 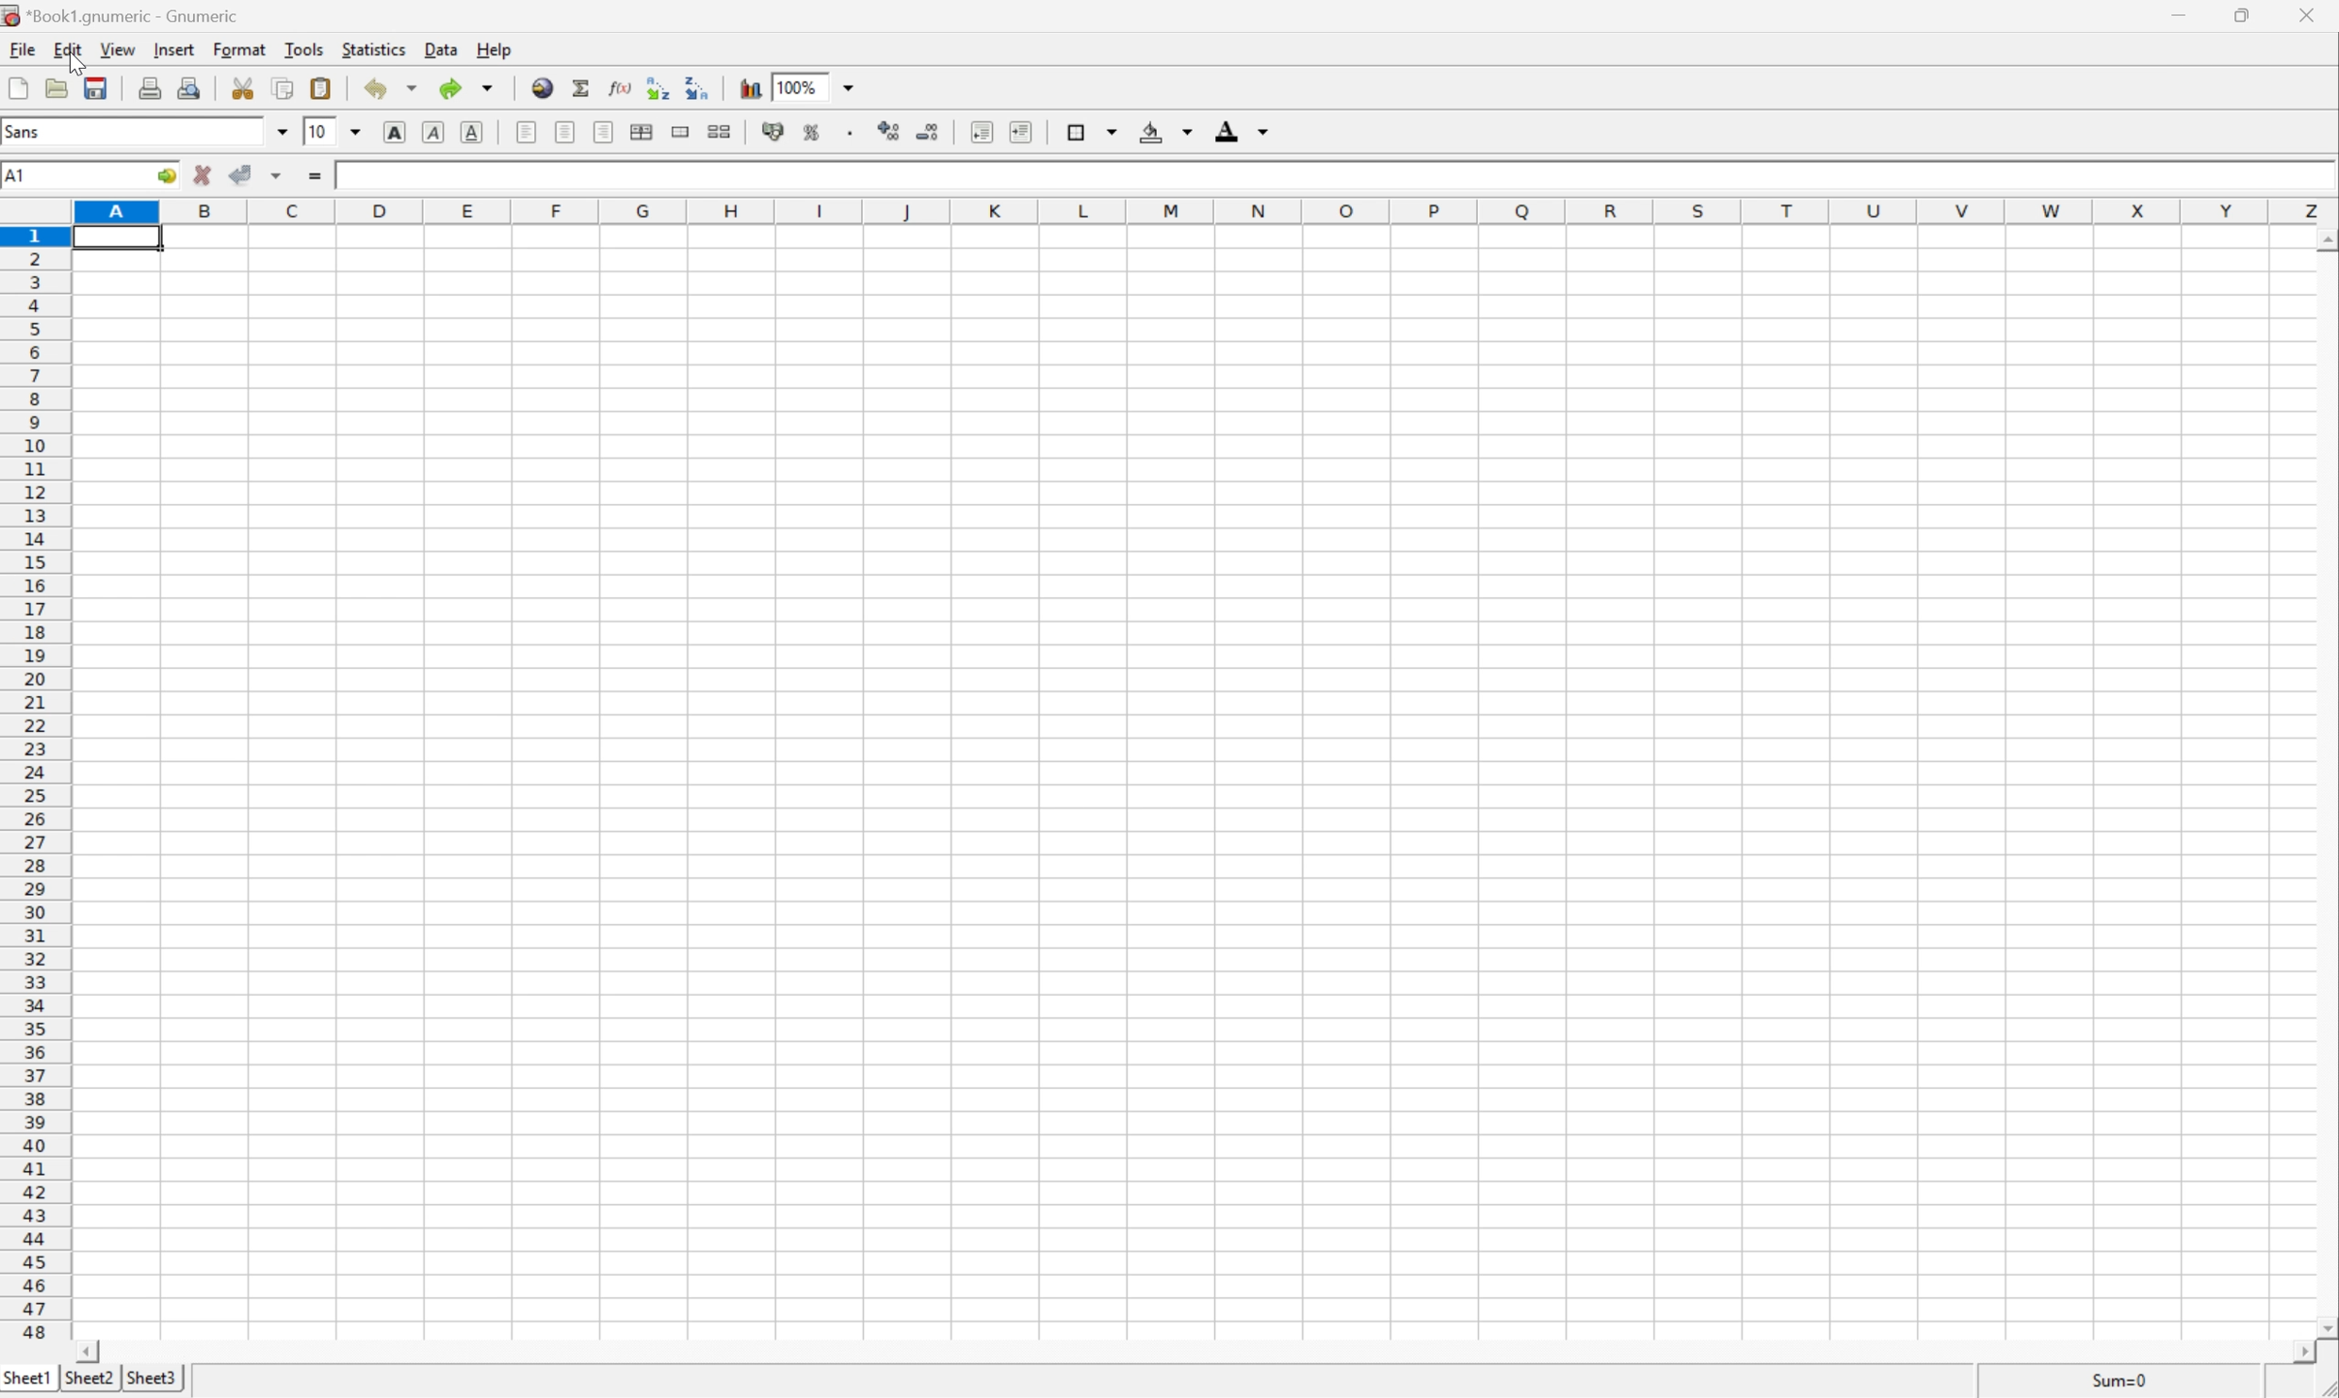 I want to click on Sort the selected region in ascending order based on the first column selected, so click(x=657, y=86).